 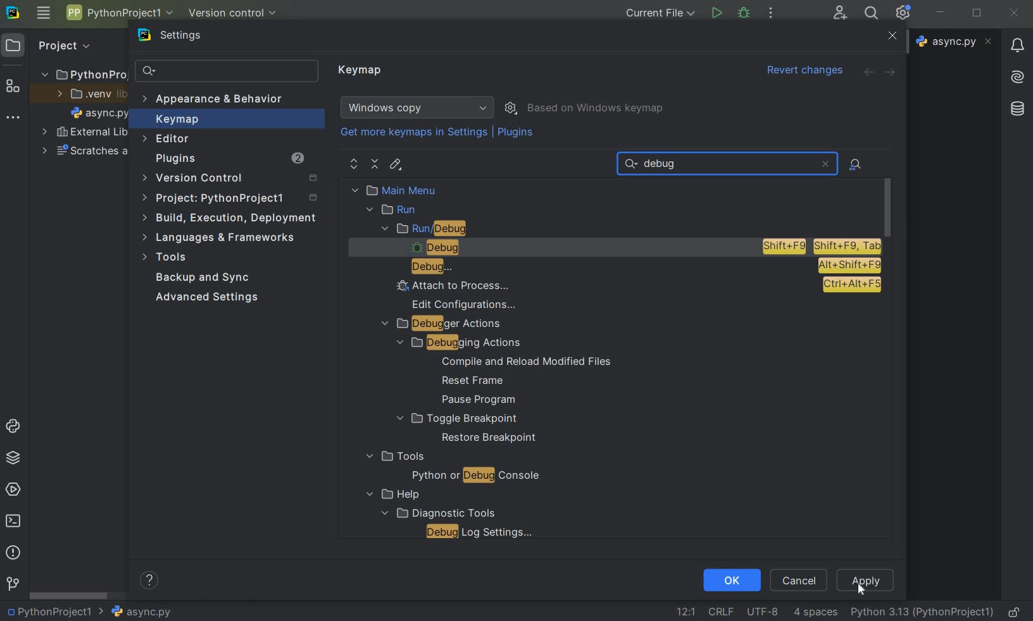 What do you see at coordinates (234, 179) in the screenshot?
I see `version control` at bounding box center [234, 179].